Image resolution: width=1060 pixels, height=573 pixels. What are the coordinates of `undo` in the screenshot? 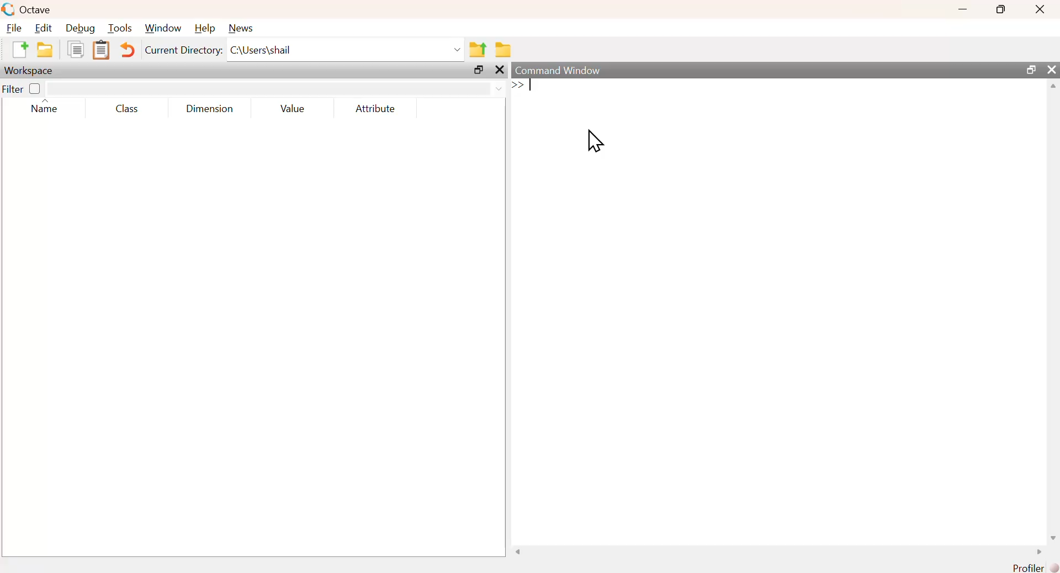 It's located at (129, 50).